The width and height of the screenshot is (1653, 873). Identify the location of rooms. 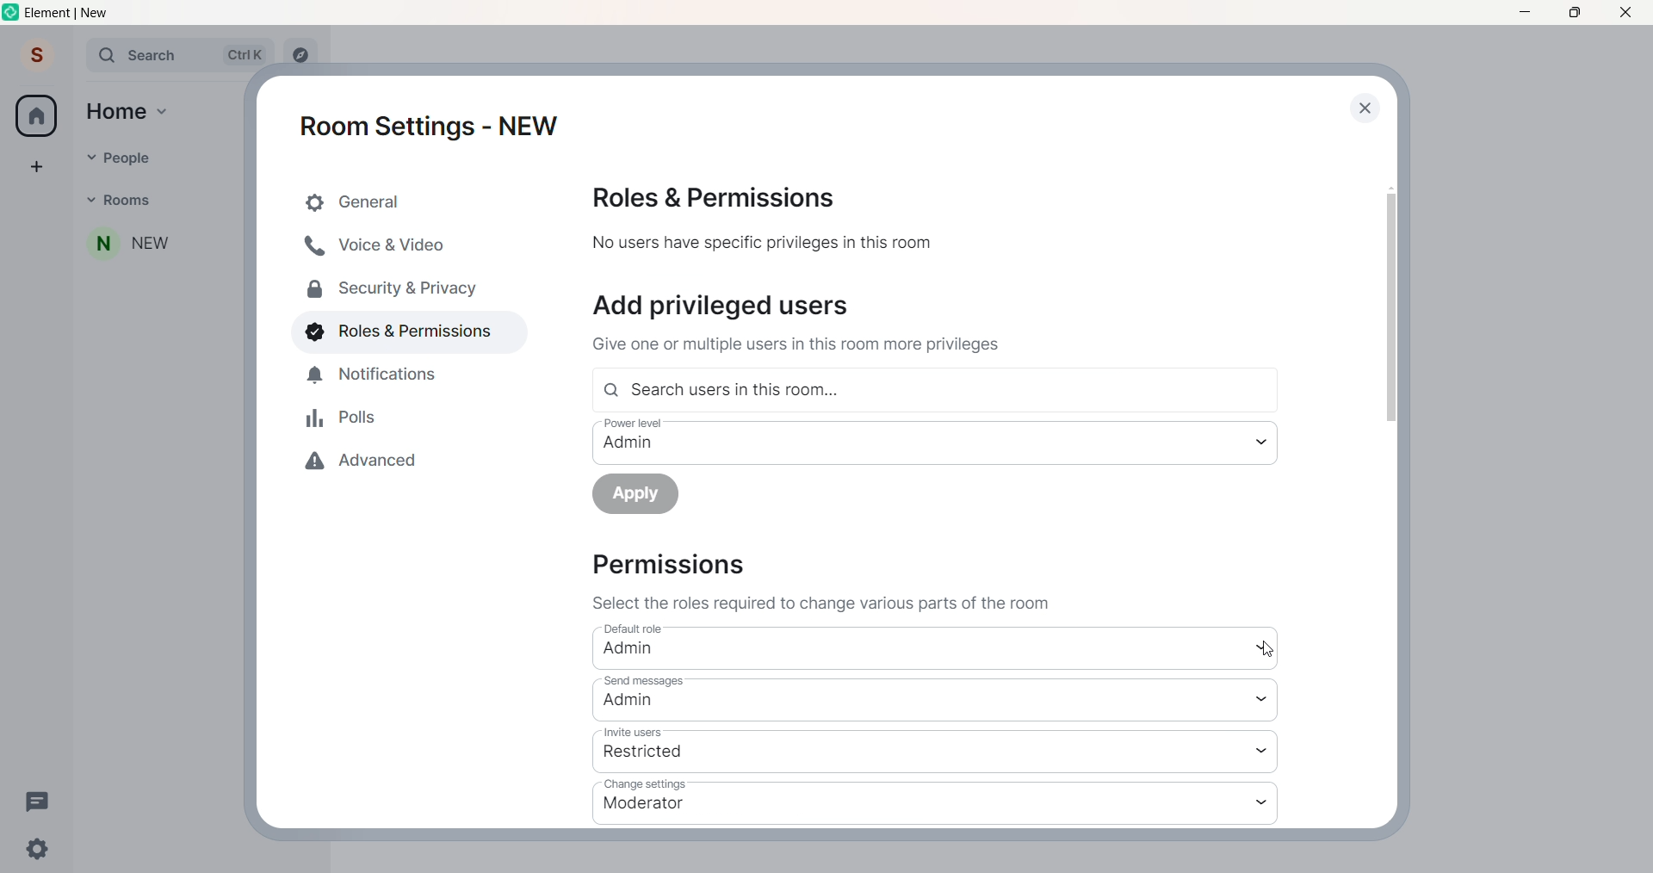
(125, 202).